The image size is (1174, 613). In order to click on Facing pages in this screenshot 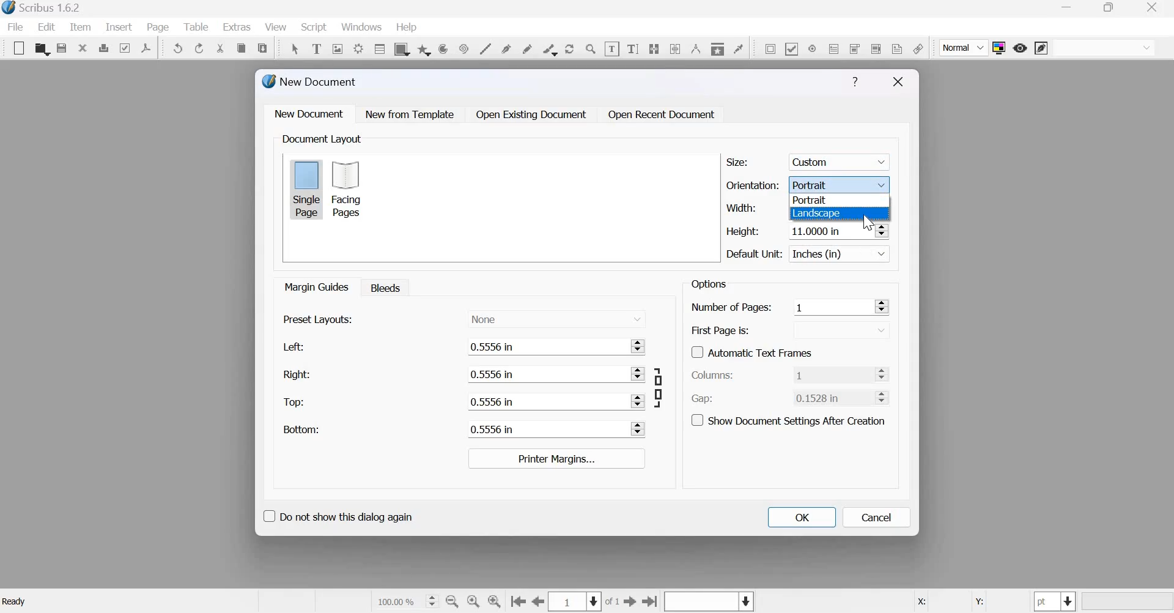, I will do `click(350, 189)`.